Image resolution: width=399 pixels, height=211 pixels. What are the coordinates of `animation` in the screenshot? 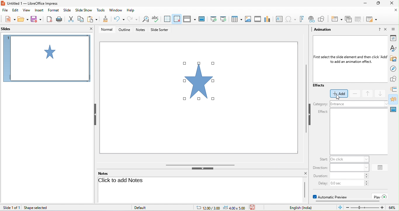 It's located at (323, 30).